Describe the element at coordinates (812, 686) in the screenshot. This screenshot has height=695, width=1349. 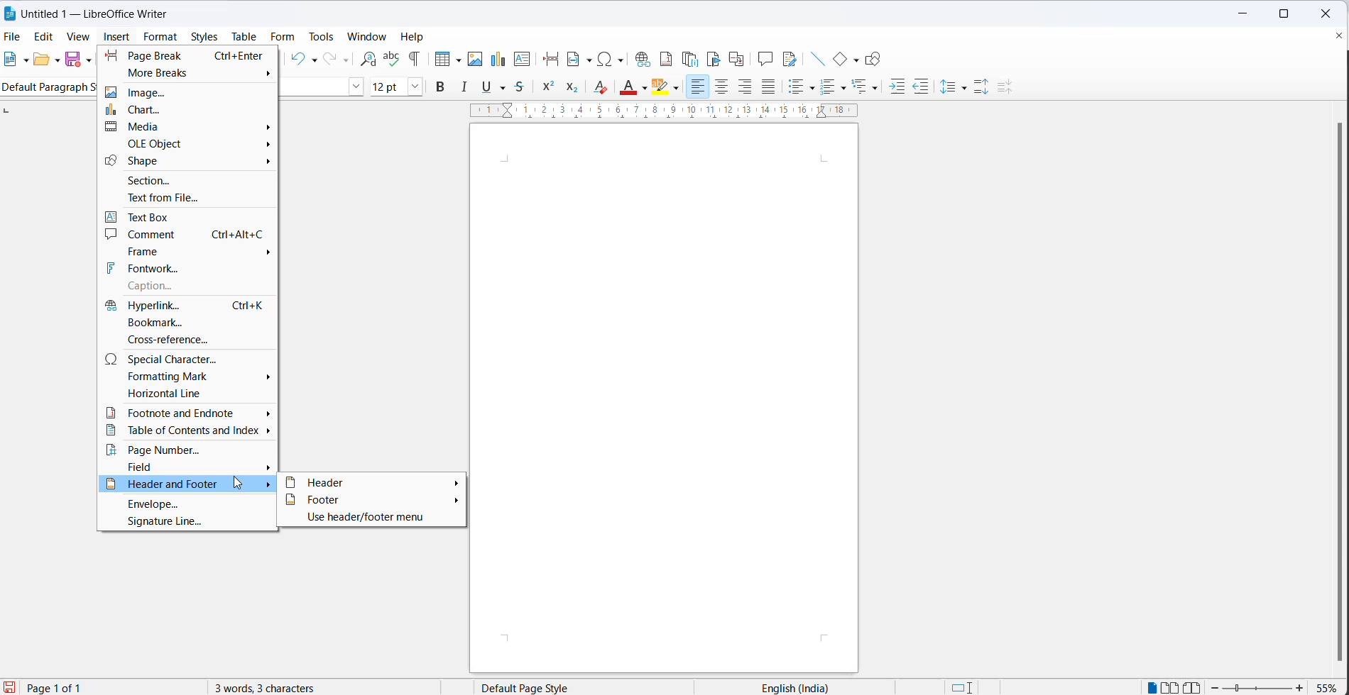
I see `text language` at that location.